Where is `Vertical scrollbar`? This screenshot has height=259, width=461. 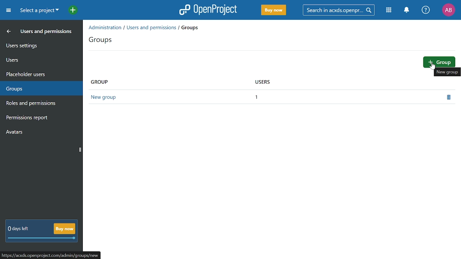
Vertical scrollbar is located at coordinates (80, 150).